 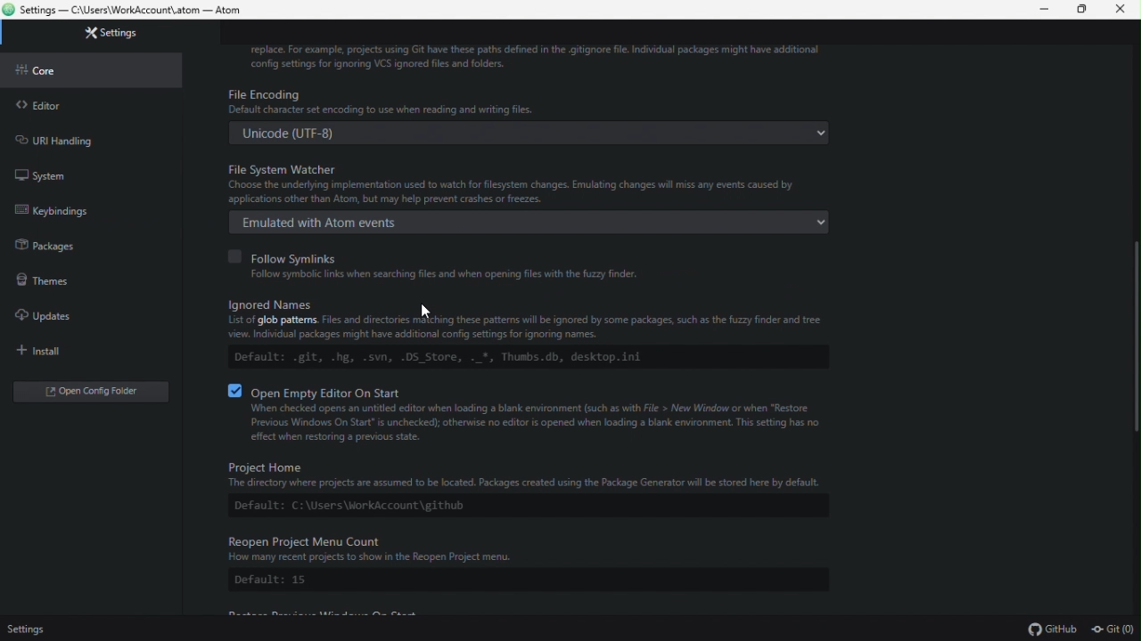 What do you see at coordinates (523, 391) in the screenshot?
I see `© Open Empty Editor On Start` at bounding box center [523, 391].